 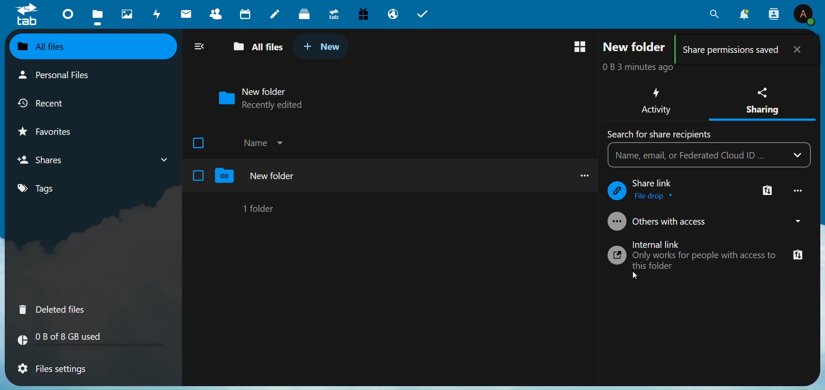 What do you see at coordinates (224, 98) in the screenshot?
I see `Folder Icon` at bounding box center [224, 98].